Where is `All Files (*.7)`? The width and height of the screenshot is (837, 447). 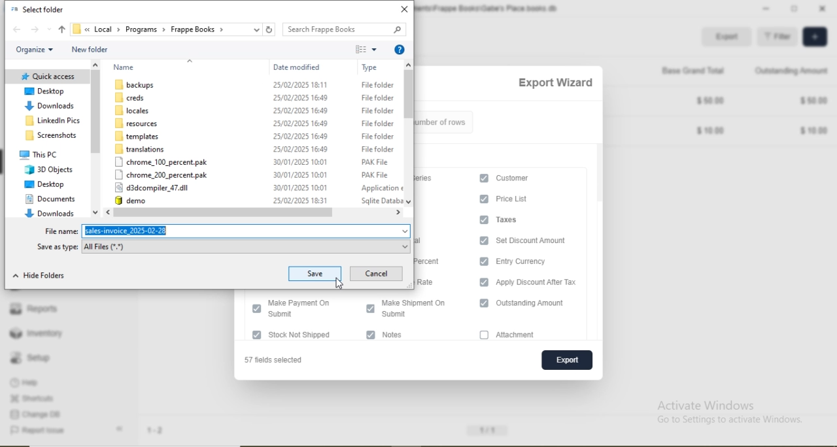 All Files (*.7) is located at coordinates (110, 247).